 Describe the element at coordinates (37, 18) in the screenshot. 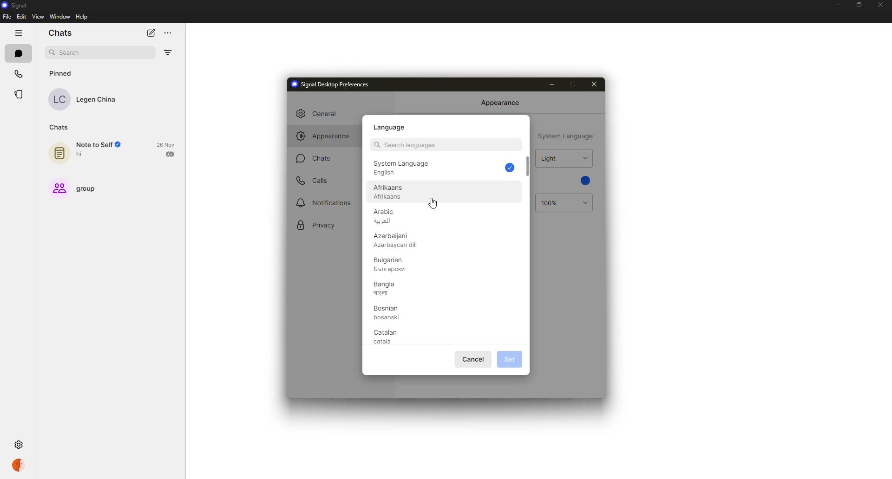

I see `view` at that location.